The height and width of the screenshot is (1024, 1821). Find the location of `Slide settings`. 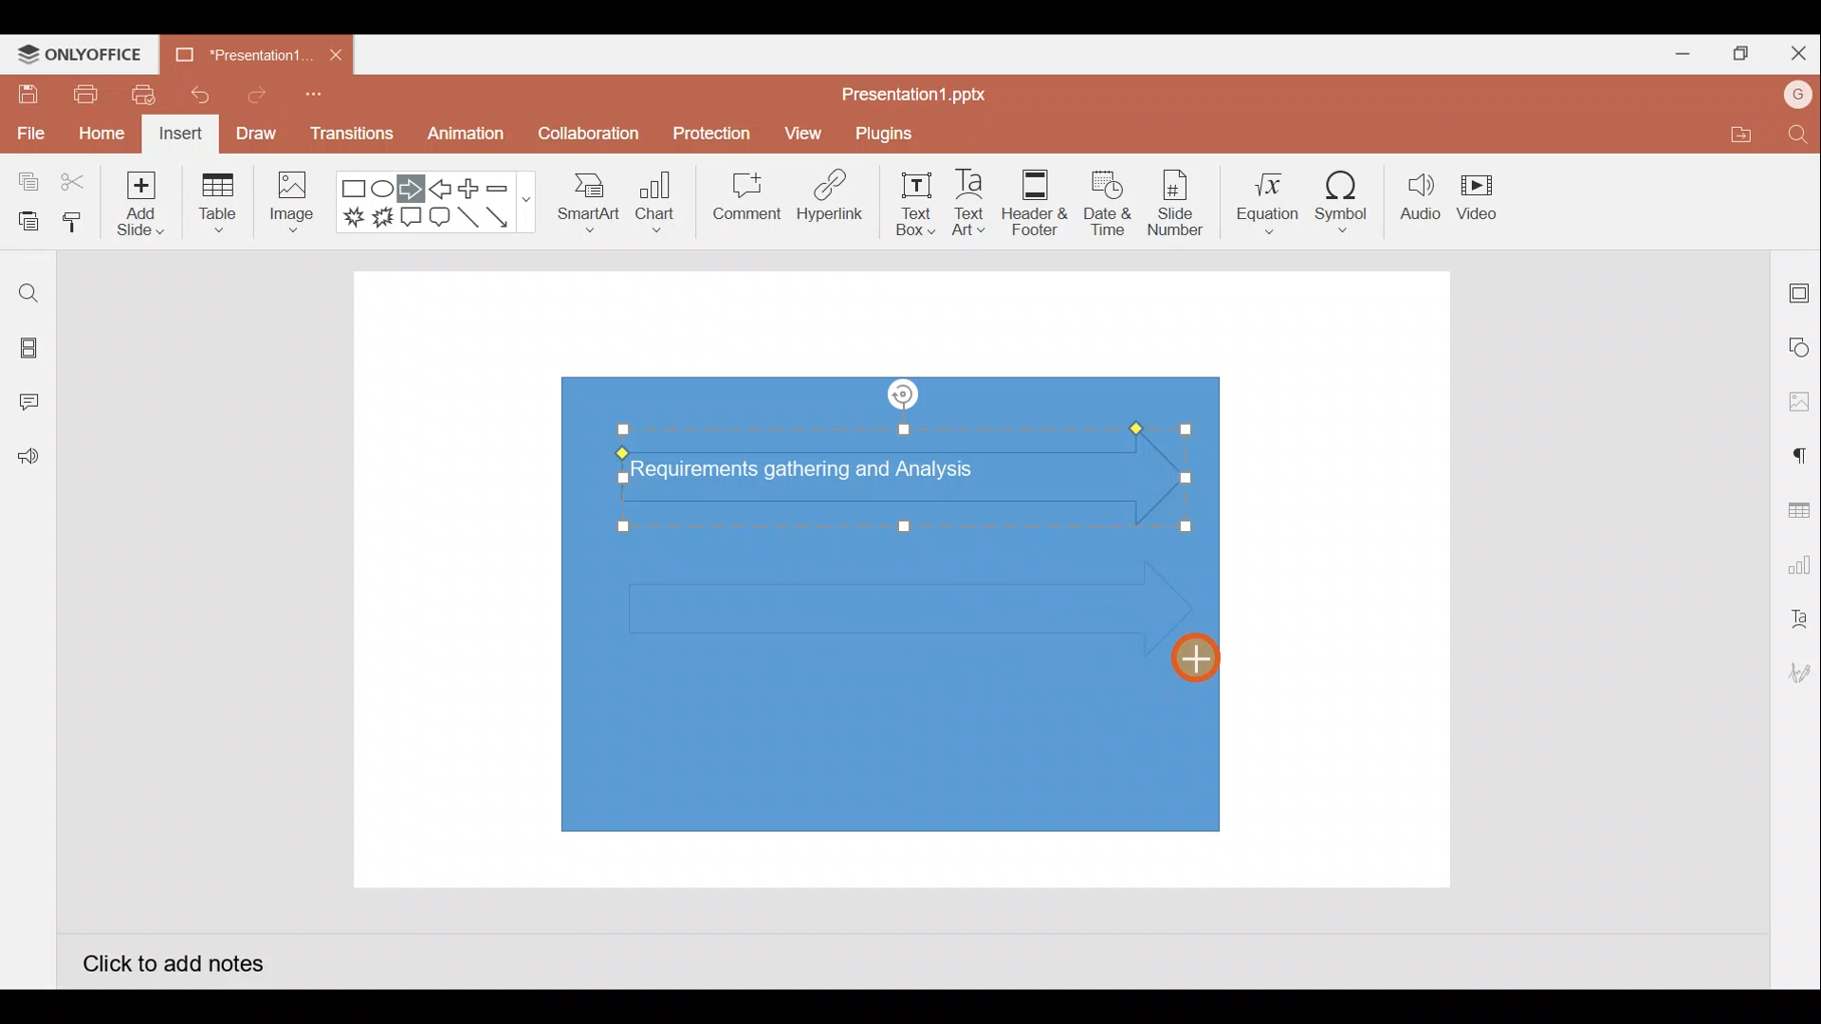

Slide settings is located at coordinates (1800, 289).